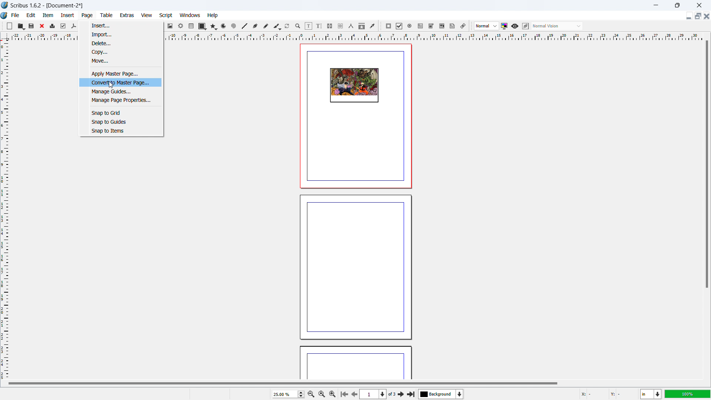  What do you see at coordinates (333, 393) in the screenshot?
I see `zoom in by the stepping value in tool preference` at bounding box center [333, 393].